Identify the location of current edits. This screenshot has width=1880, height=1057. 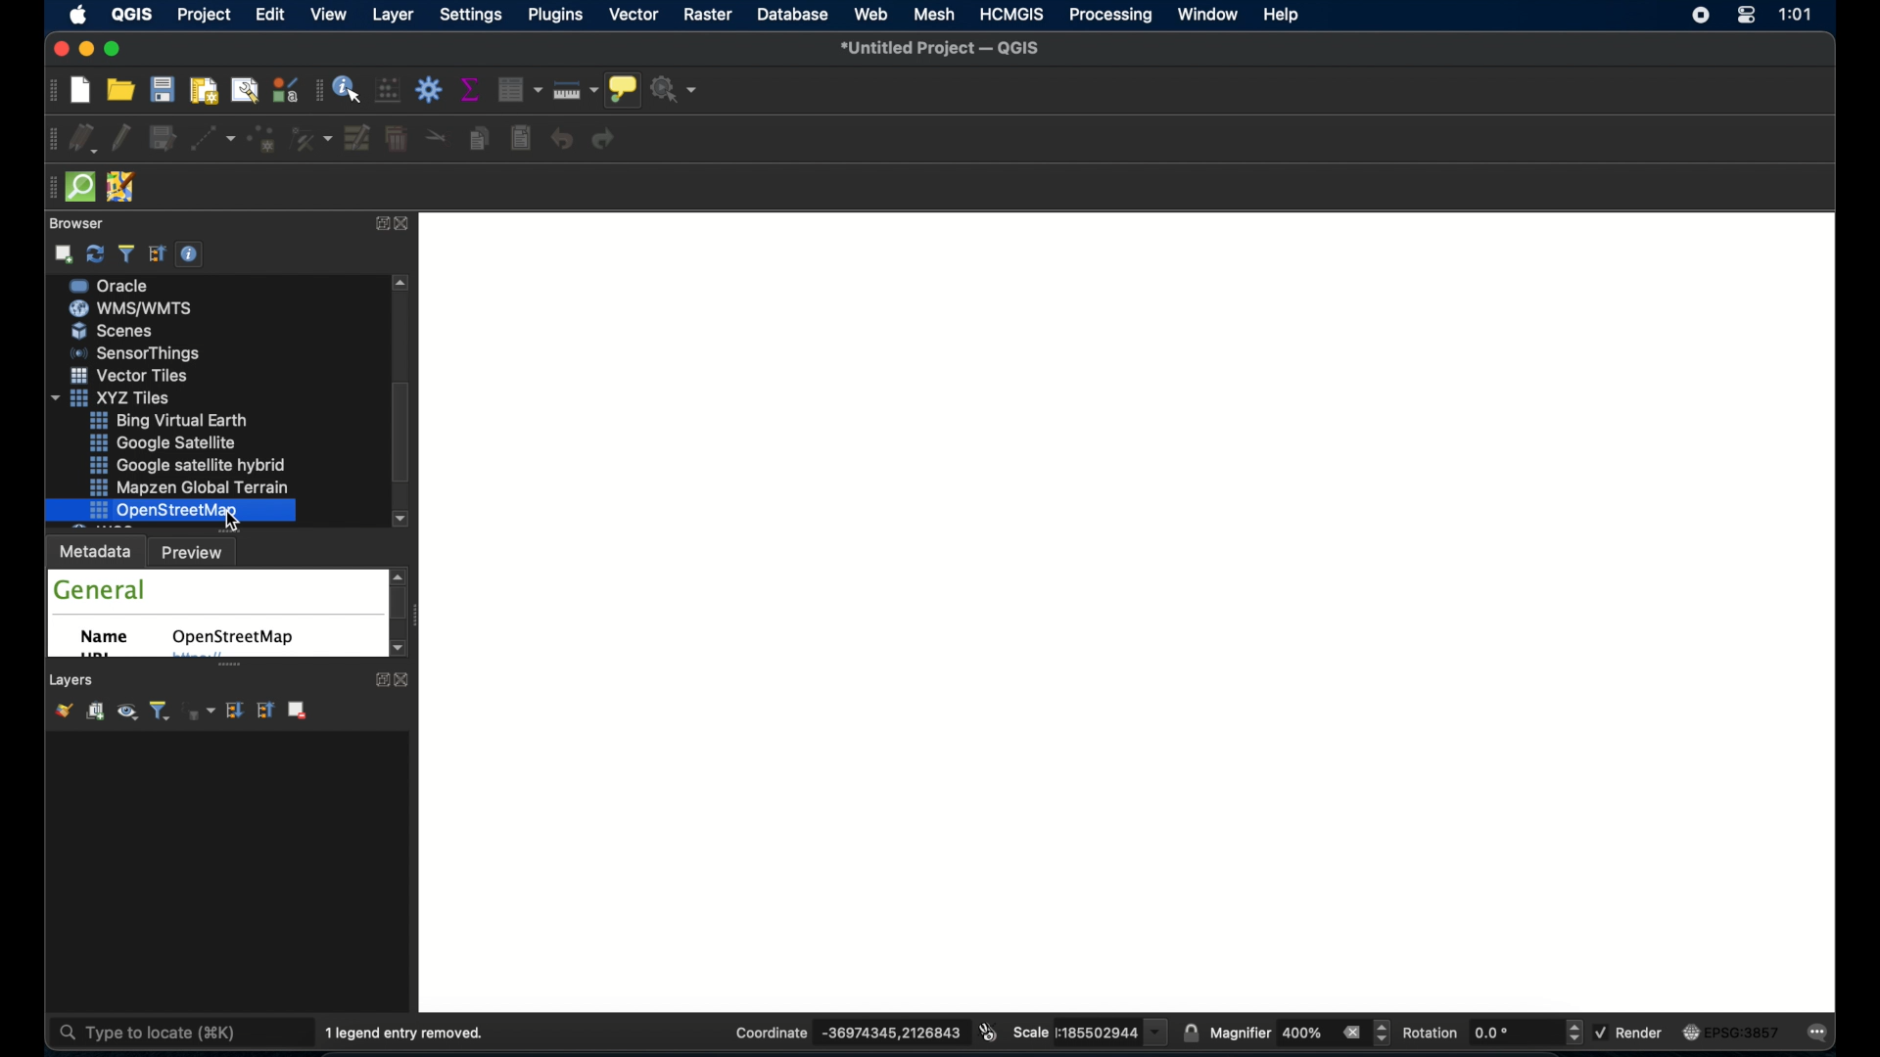
(82, 139).